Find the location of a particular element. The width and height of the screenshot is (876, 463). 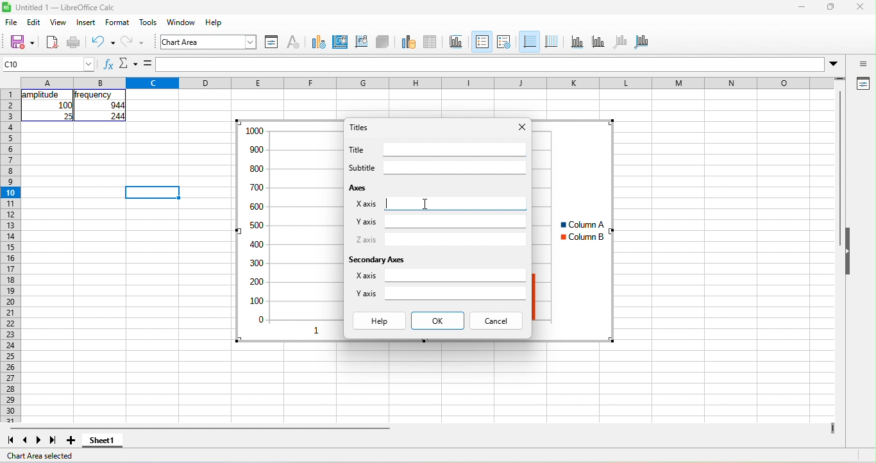

chart type is located at coordinates (319, 42).